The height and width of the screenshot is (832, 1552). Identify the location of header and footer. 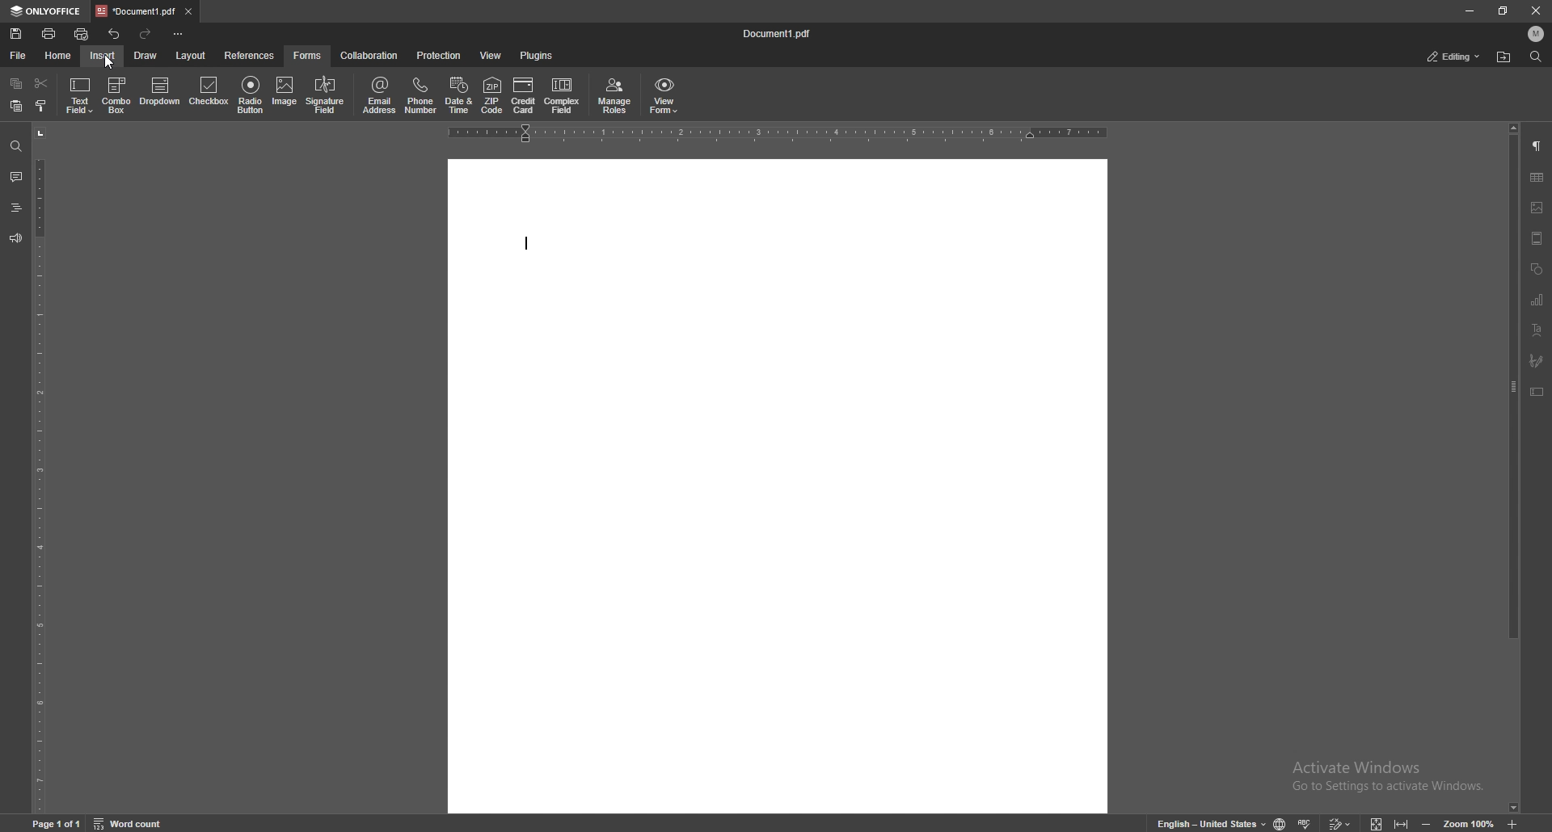
(1538, 239).